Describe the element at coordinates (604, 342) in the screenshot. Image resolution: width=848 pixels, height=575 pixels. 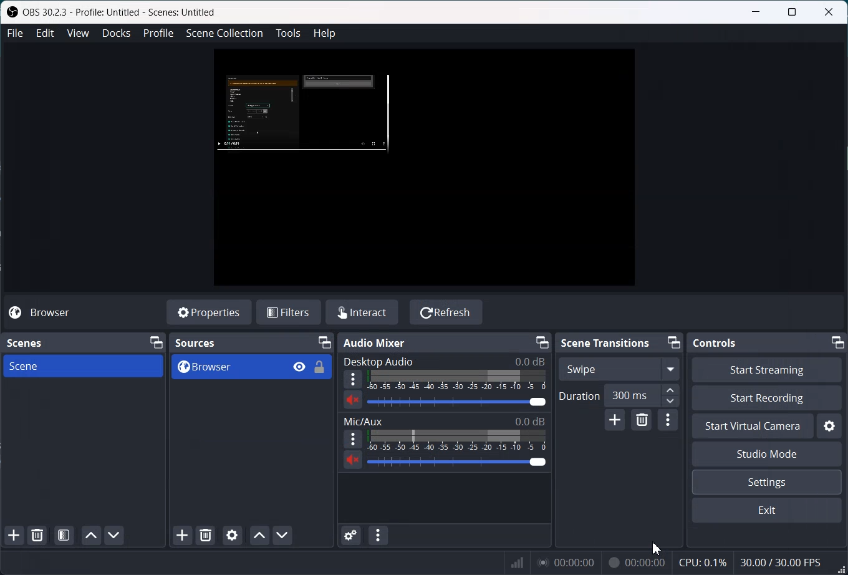
I see `Scene Transitions` at that location.